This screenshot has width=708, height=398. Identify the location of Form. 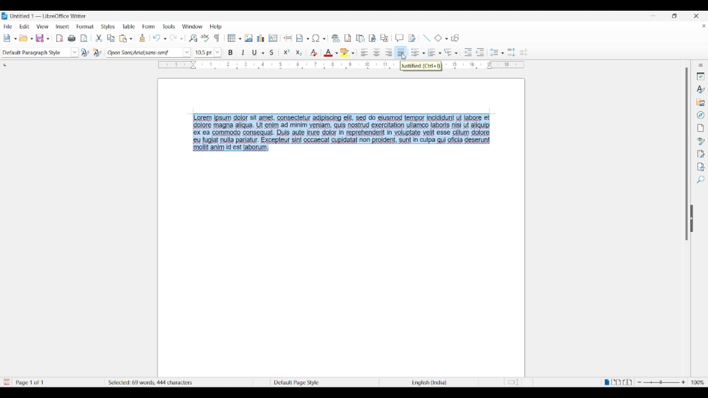
(148, 26).